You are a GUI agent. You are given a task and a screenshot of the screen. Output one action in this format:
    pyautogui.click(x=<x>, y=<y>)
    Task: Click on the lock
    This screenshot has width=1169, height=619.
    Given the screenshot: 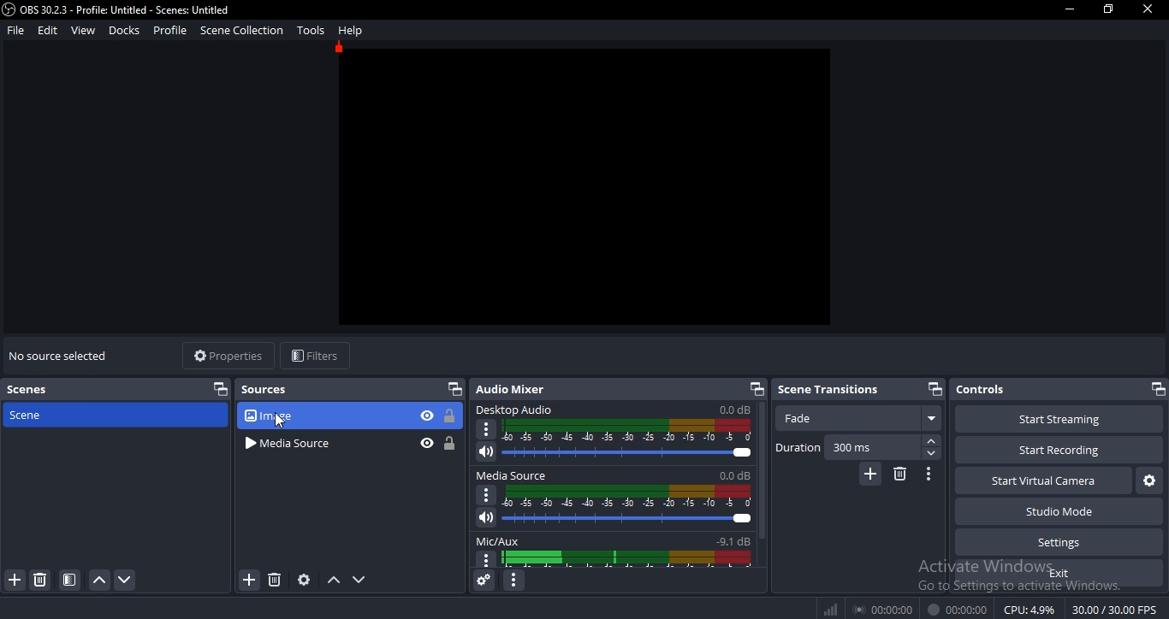 What is the action you would take?
    pyautogui.click(x=447, y=416)
    